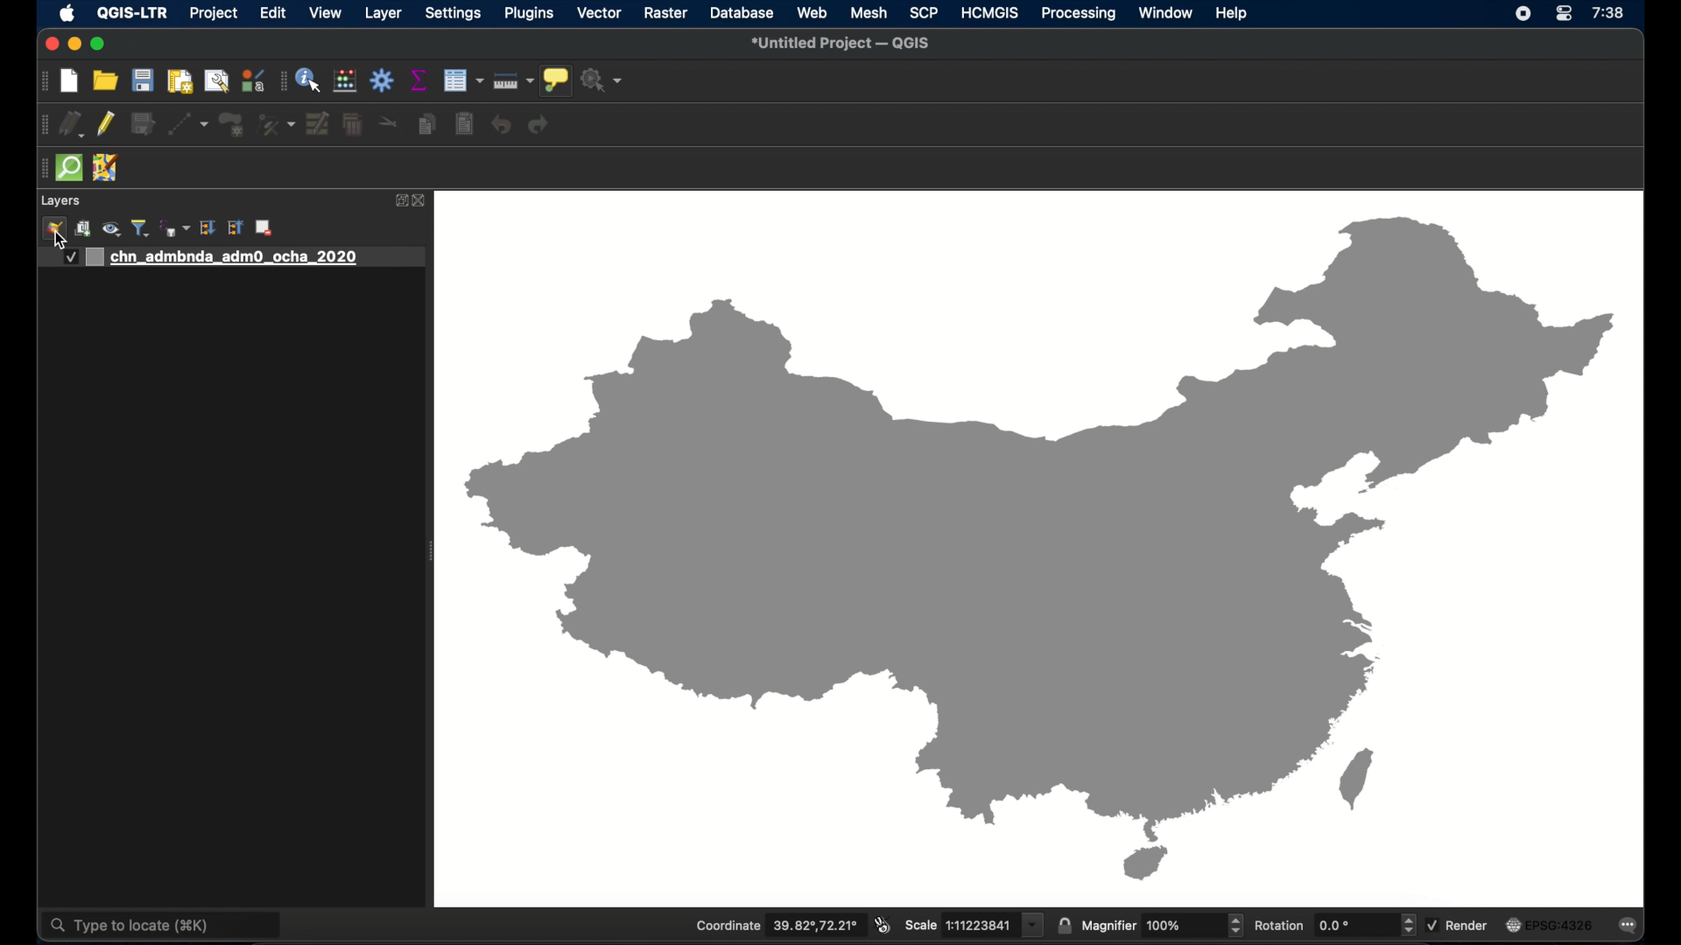 This screenshot has width=1681, height=945. What do you see at coordinates (162, 927) in the screenshot?
I see `type to locate` at bounding box center [162, 927].